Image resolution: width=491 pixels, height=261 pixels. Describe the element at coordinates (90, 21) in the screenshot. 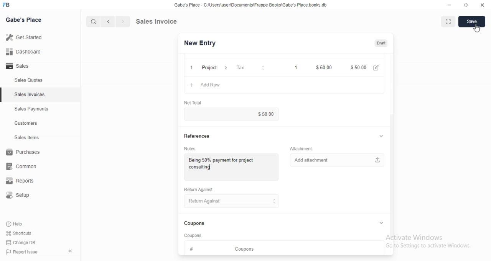

I see `cursor` at that location.